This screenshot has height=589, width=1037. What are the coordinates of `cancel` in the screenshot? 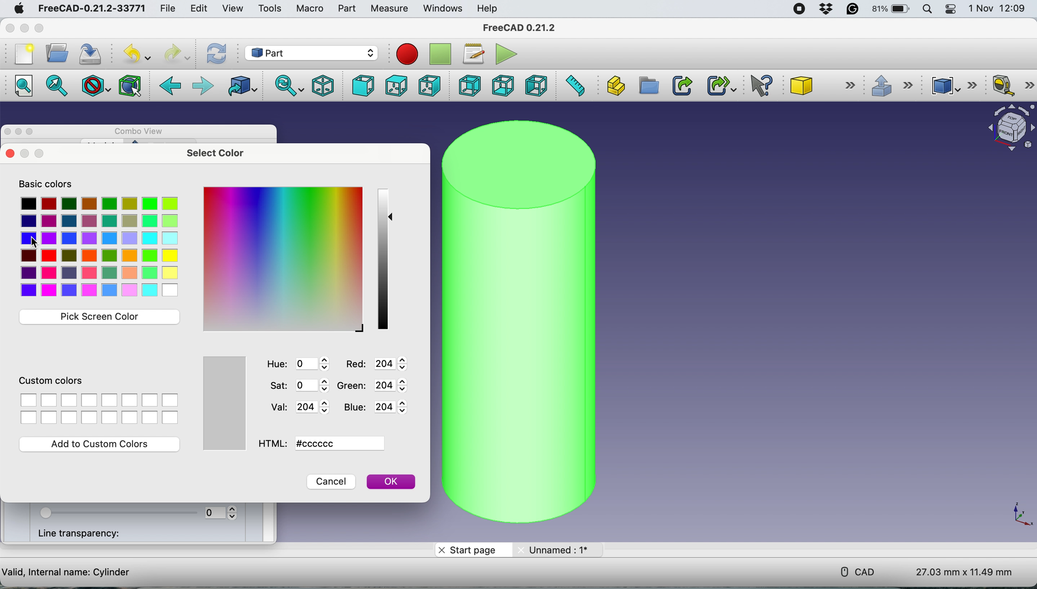 It's located at (331, 482).